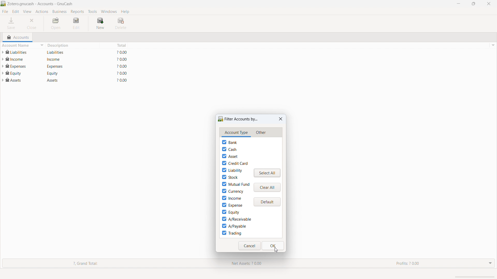 This screenshot has width=497, height=279. What do you see at coordinates (59, 61) in the screenshot?
I see `description` at bounding box center [59, 61].